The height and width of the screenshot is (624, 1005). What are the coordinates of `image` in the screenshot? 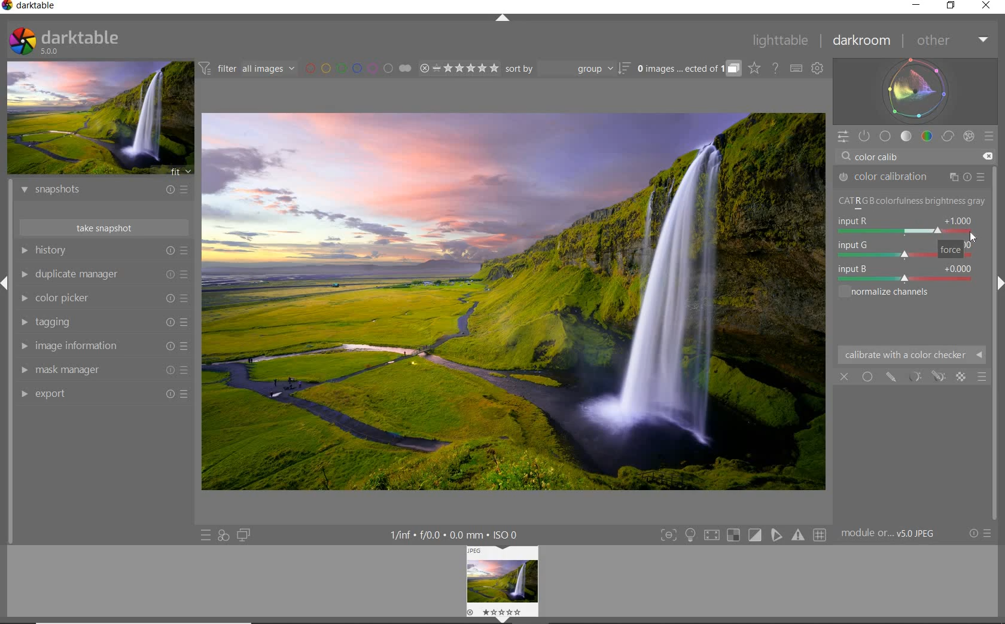 It's located at (504, 579).